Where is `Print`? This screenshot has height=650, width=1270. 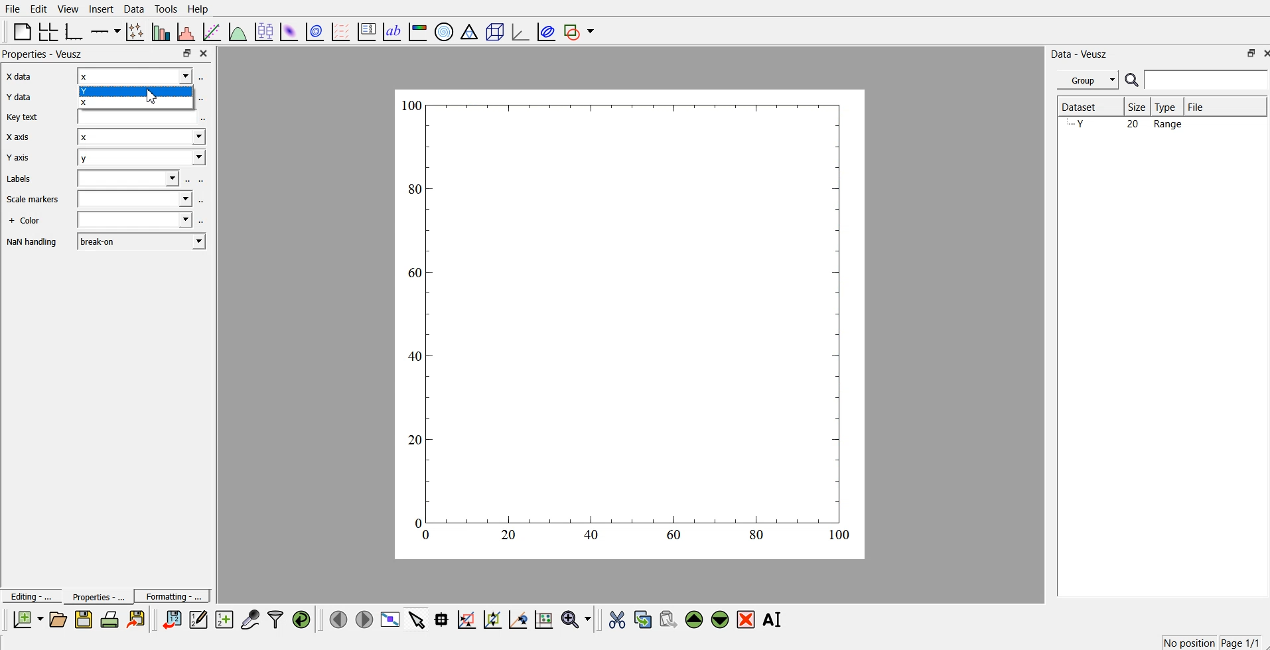
Print is located at coordinates (110, 619).